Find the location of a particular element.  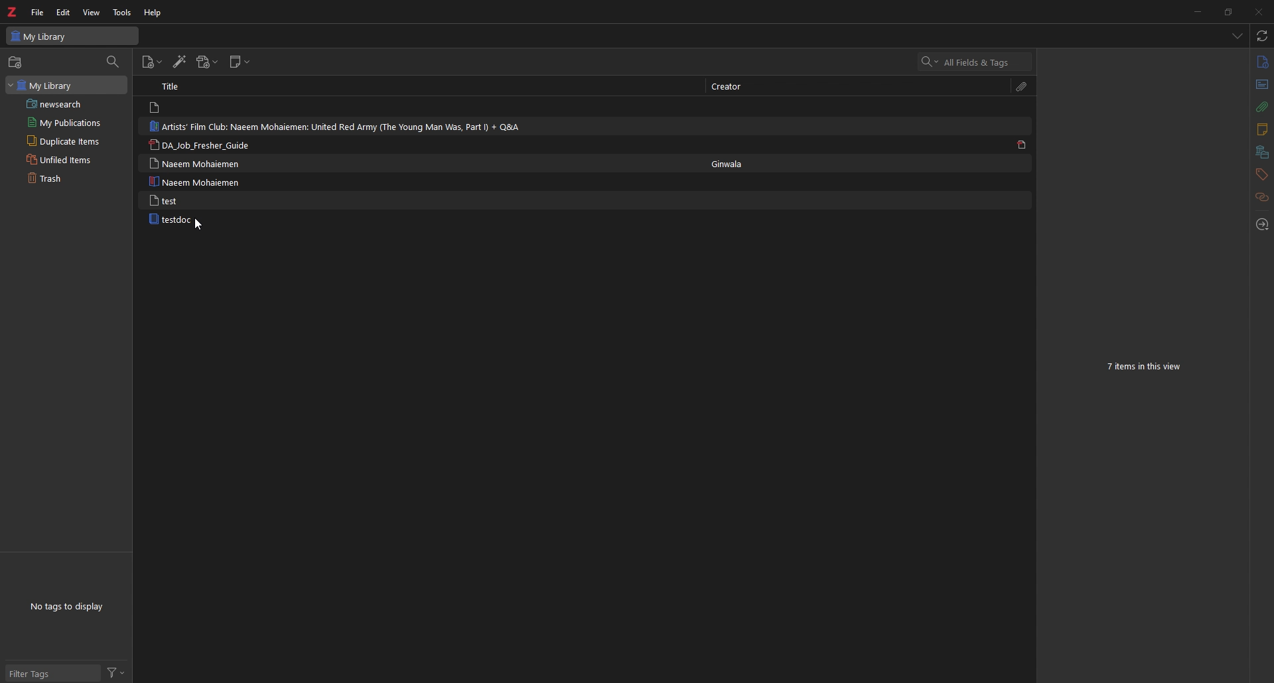

tags to display is located at coordinates (70, 606).